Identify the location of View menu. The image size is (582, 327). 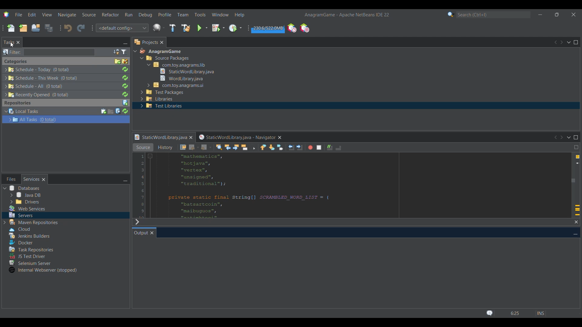
(47, 15).